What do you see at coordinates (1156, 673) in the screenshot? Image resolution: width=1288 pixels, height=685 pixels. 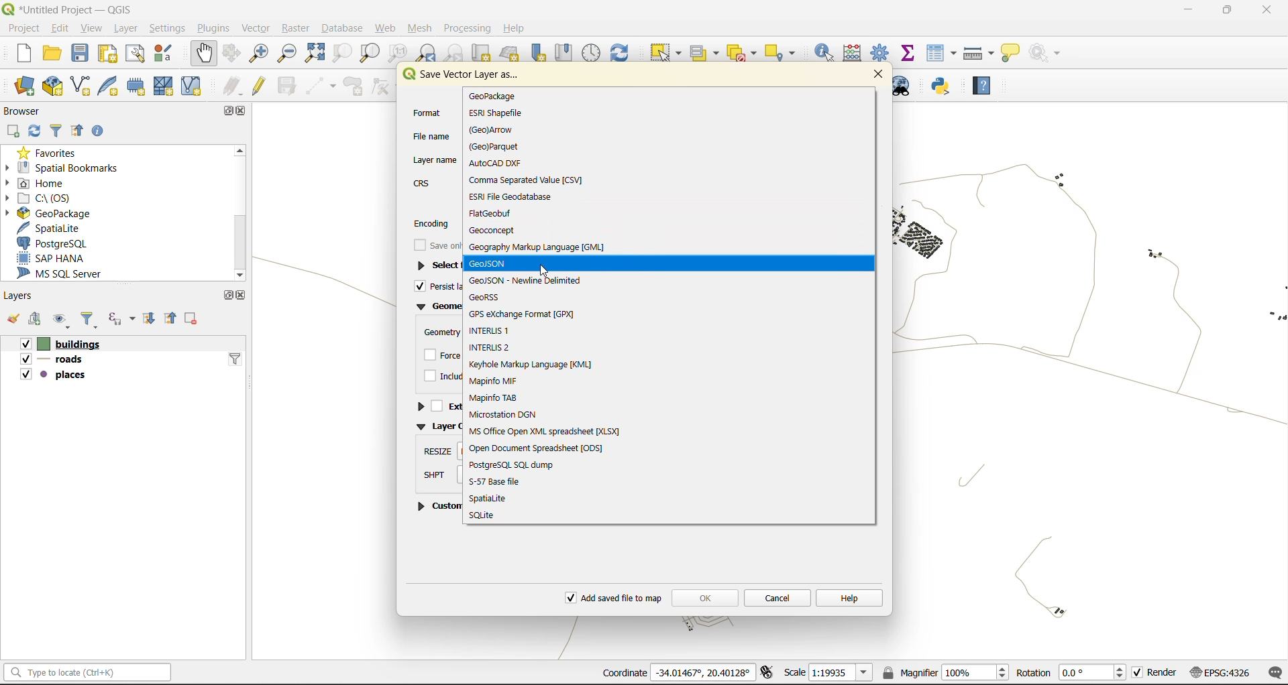 I see `render` at bounding box center [1156, 673].